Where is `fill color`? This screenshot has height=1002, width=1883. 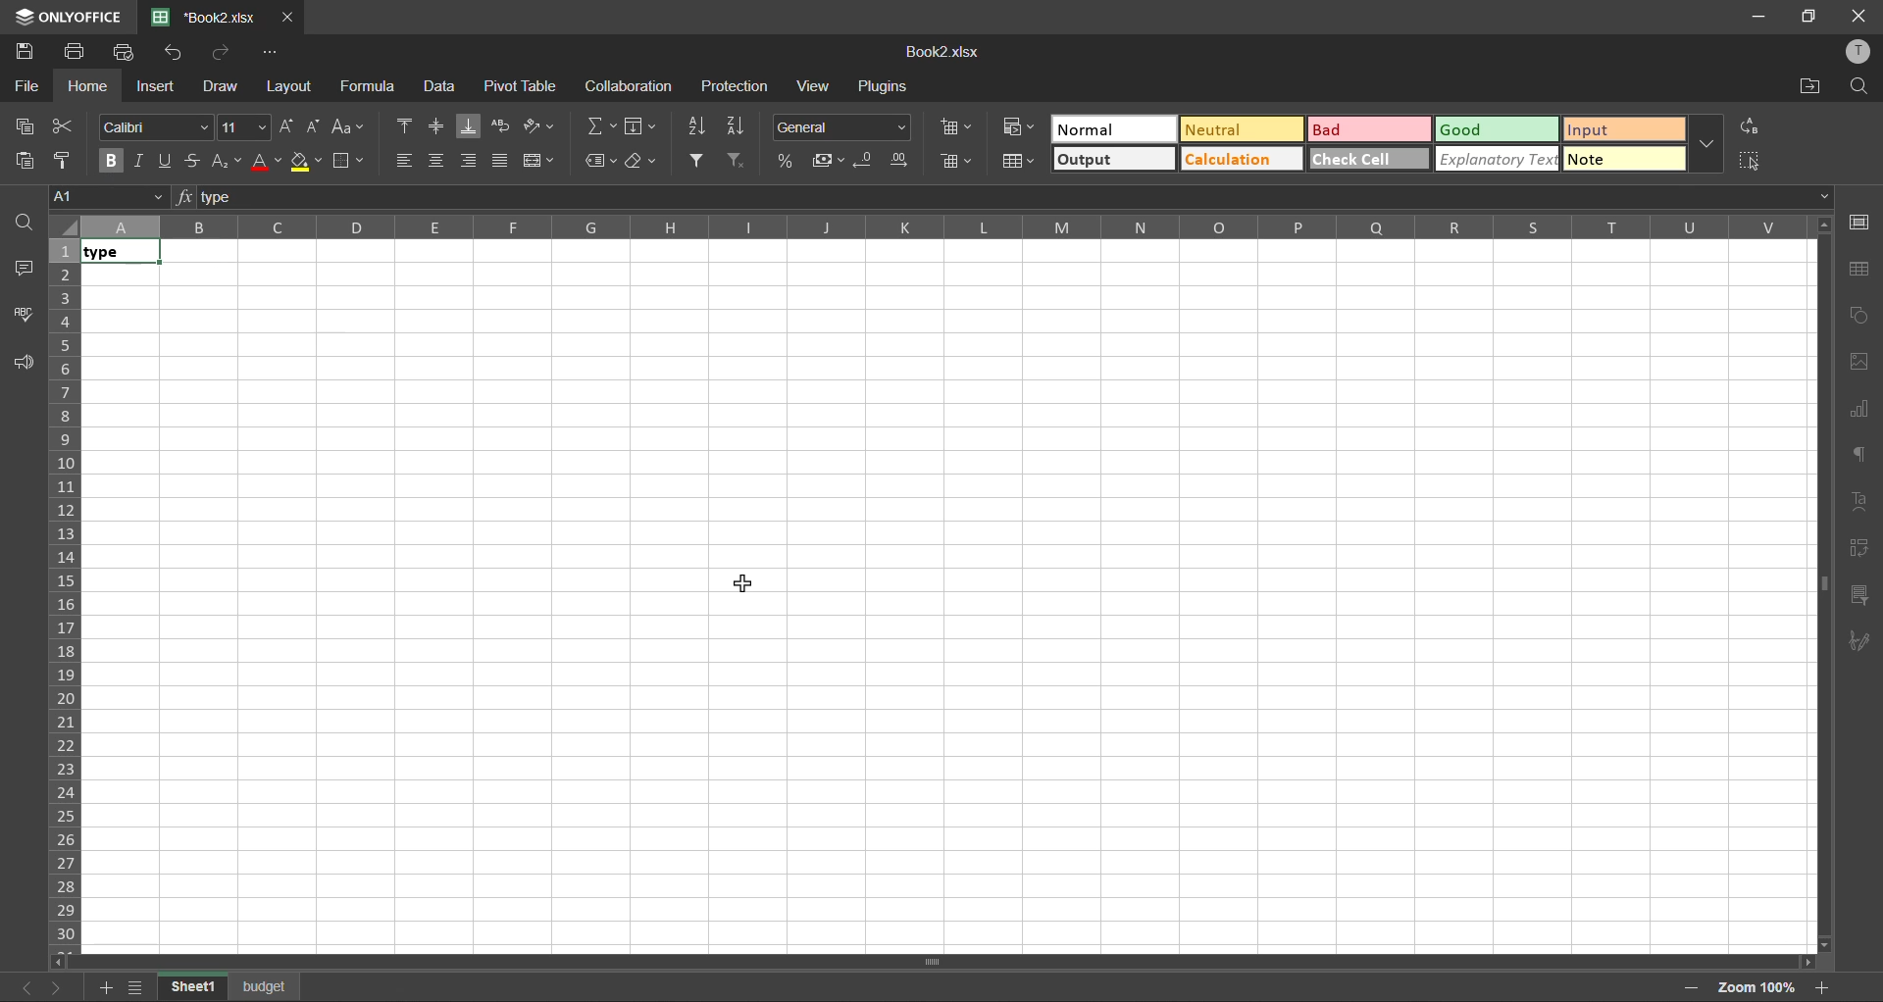
fill color is located at coordinates (305, 162).